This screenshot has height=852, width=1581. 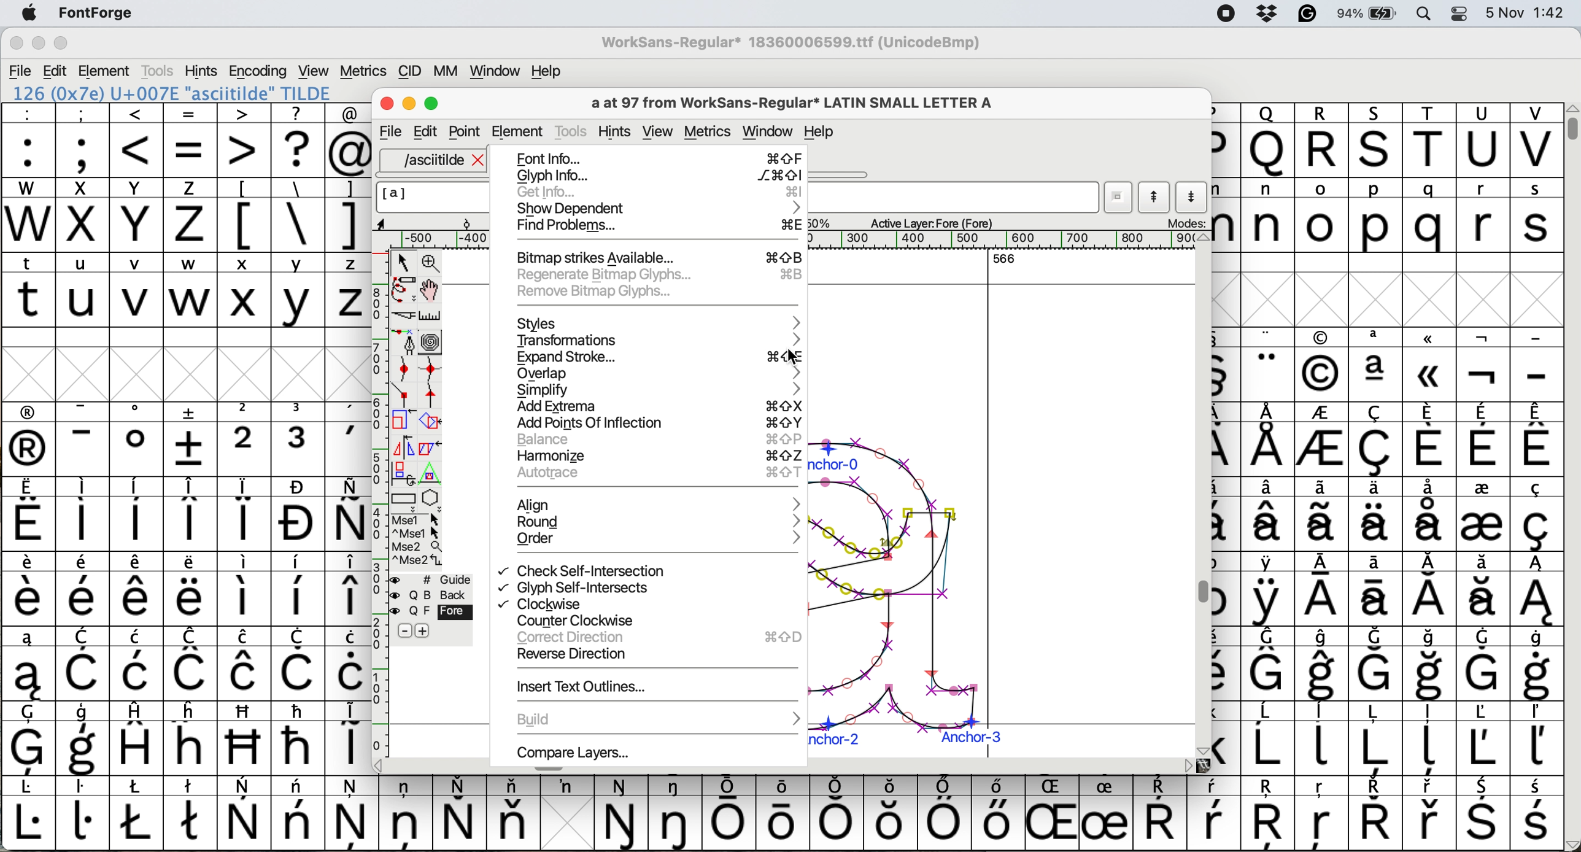 I want to click on U, so click(x=1483, y=141).